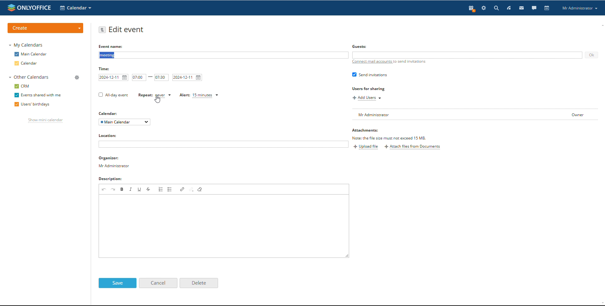 Image resolution: width=605 pixels, height=306 pixels. Describe the element at coordinates (591, 55) in the screenshot. I see `ok` at that location.